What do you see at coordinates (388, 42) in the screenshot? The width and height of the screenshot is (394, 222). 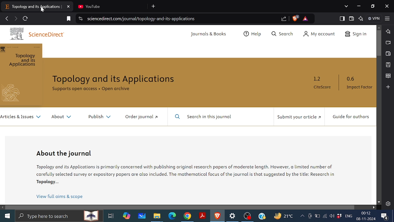 I see `Brave talk` at bounding box center [388, 42].